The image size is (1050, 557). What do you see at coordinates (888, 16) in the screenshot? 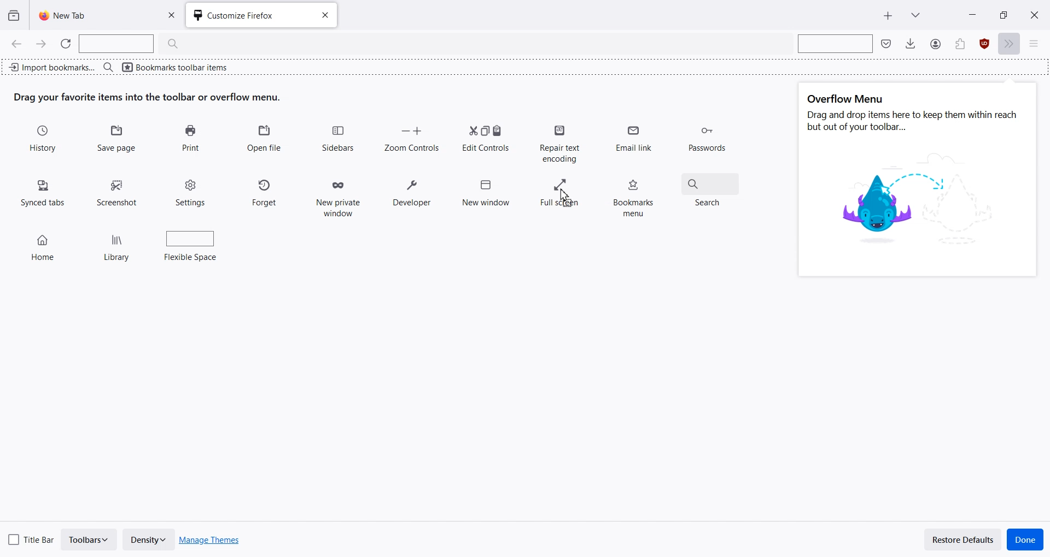
I see `New Tab` at bounding box center [888, 16].